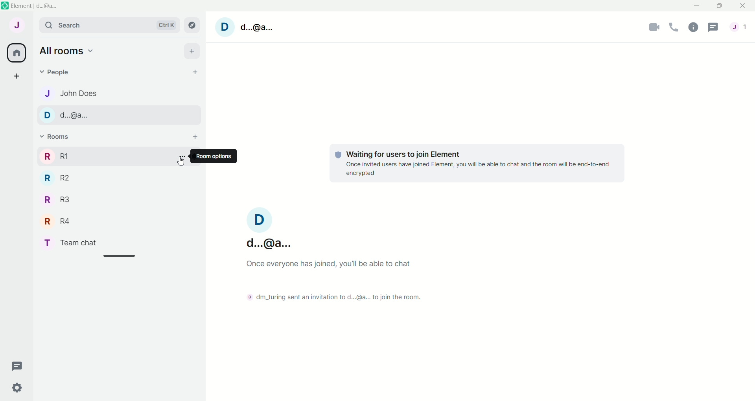 The height and width of the screenshot is (401, 755). What do you see at coordinates (673, 28) in the screenshot?
I see `voice call` at bounding box center [673, 28].